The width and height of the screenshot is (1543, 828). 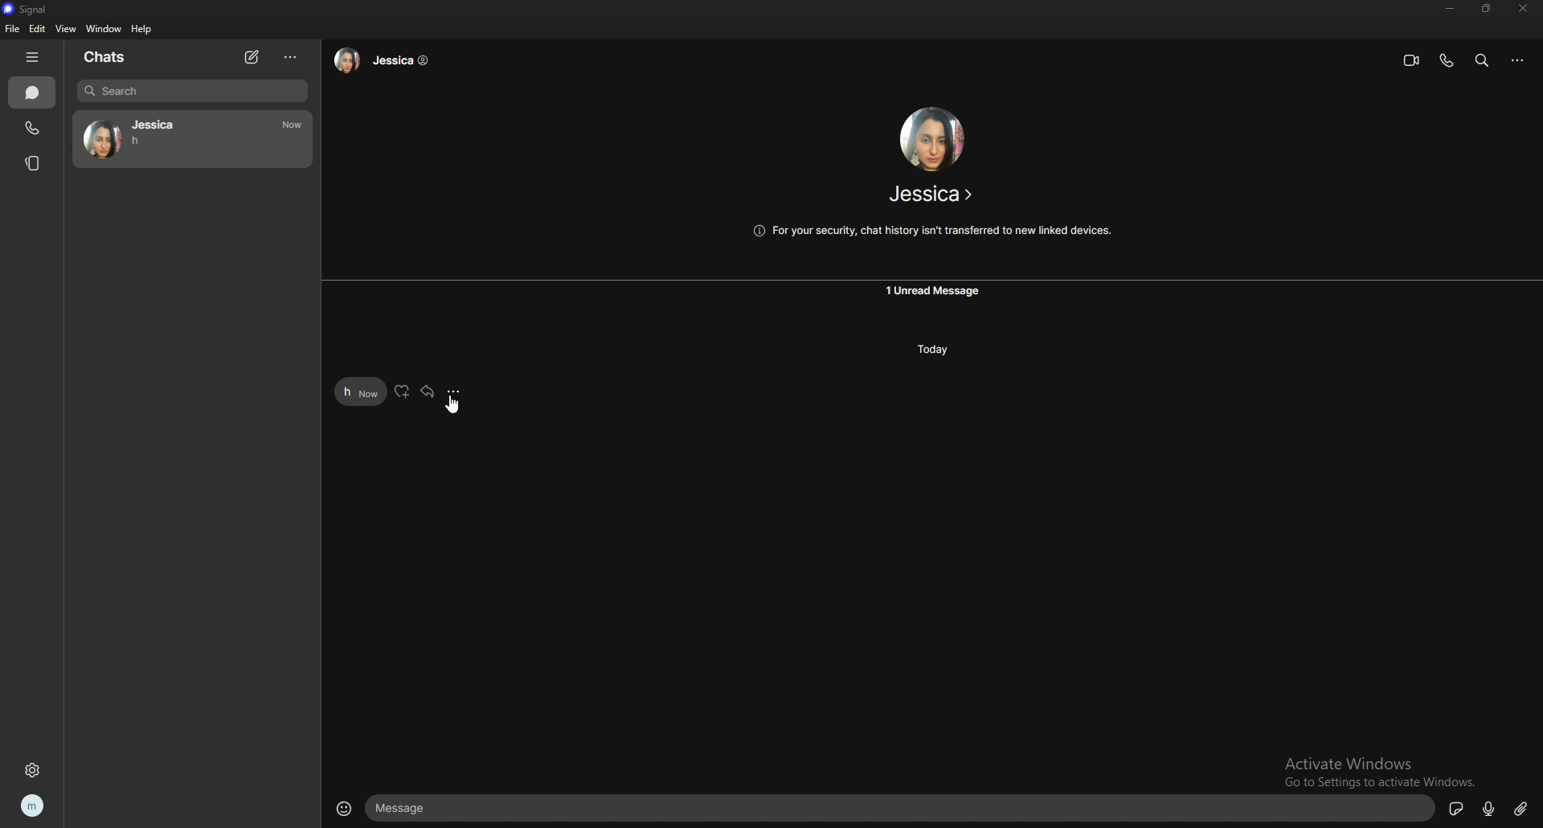 What do you see at coordinates (1457, 807) in the screenshot?
I see `sticker` at bounding box center [1457, 807].